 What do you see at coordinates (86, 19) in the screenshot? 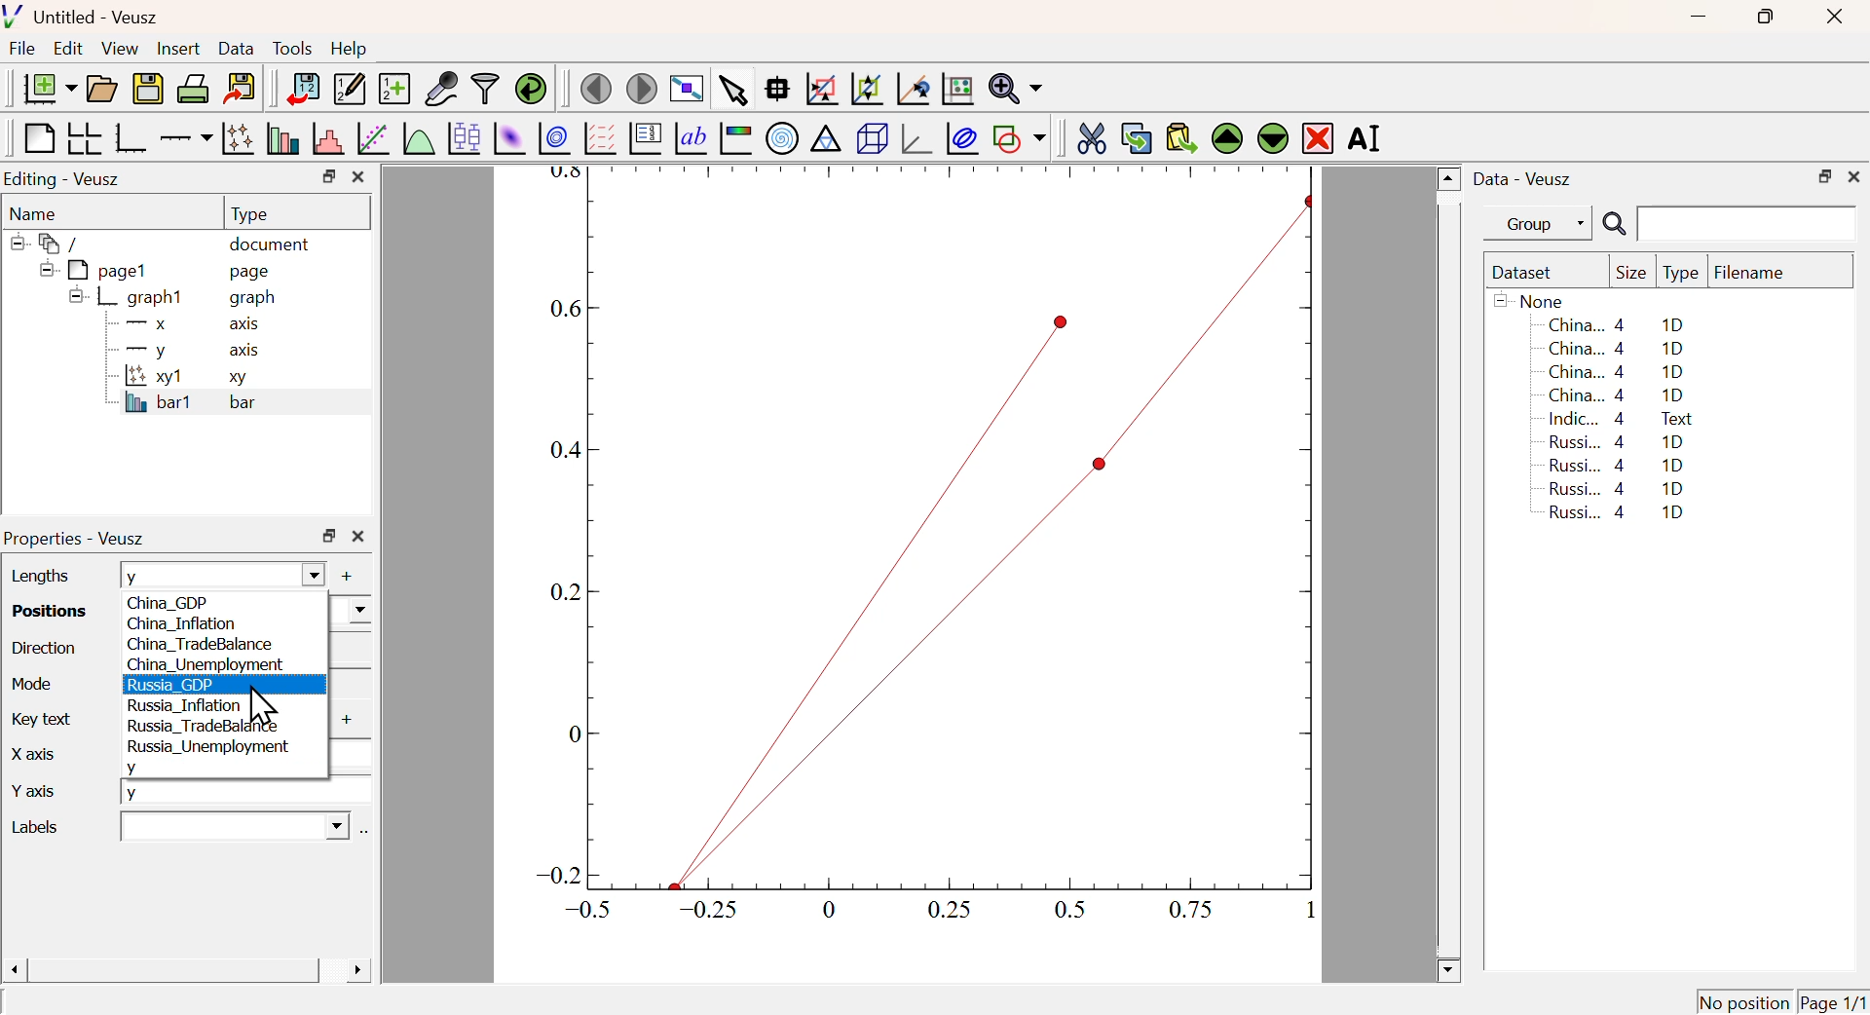
I see `Untitled - Veusz` at bounding box center [86, 19].